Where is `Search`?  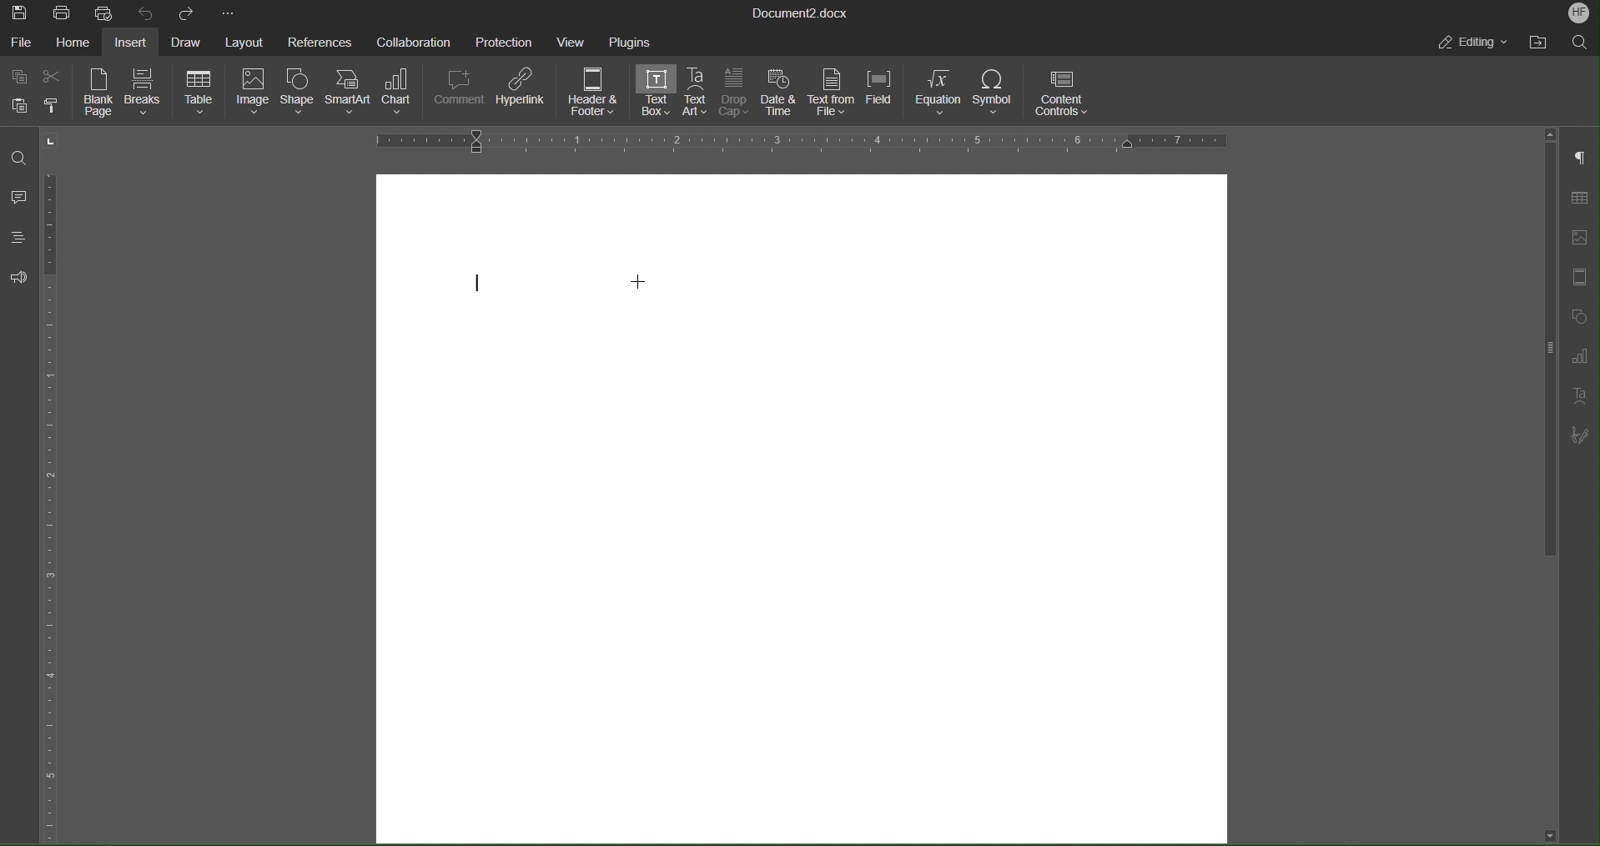
Search is located at coordinates (1580, 42).